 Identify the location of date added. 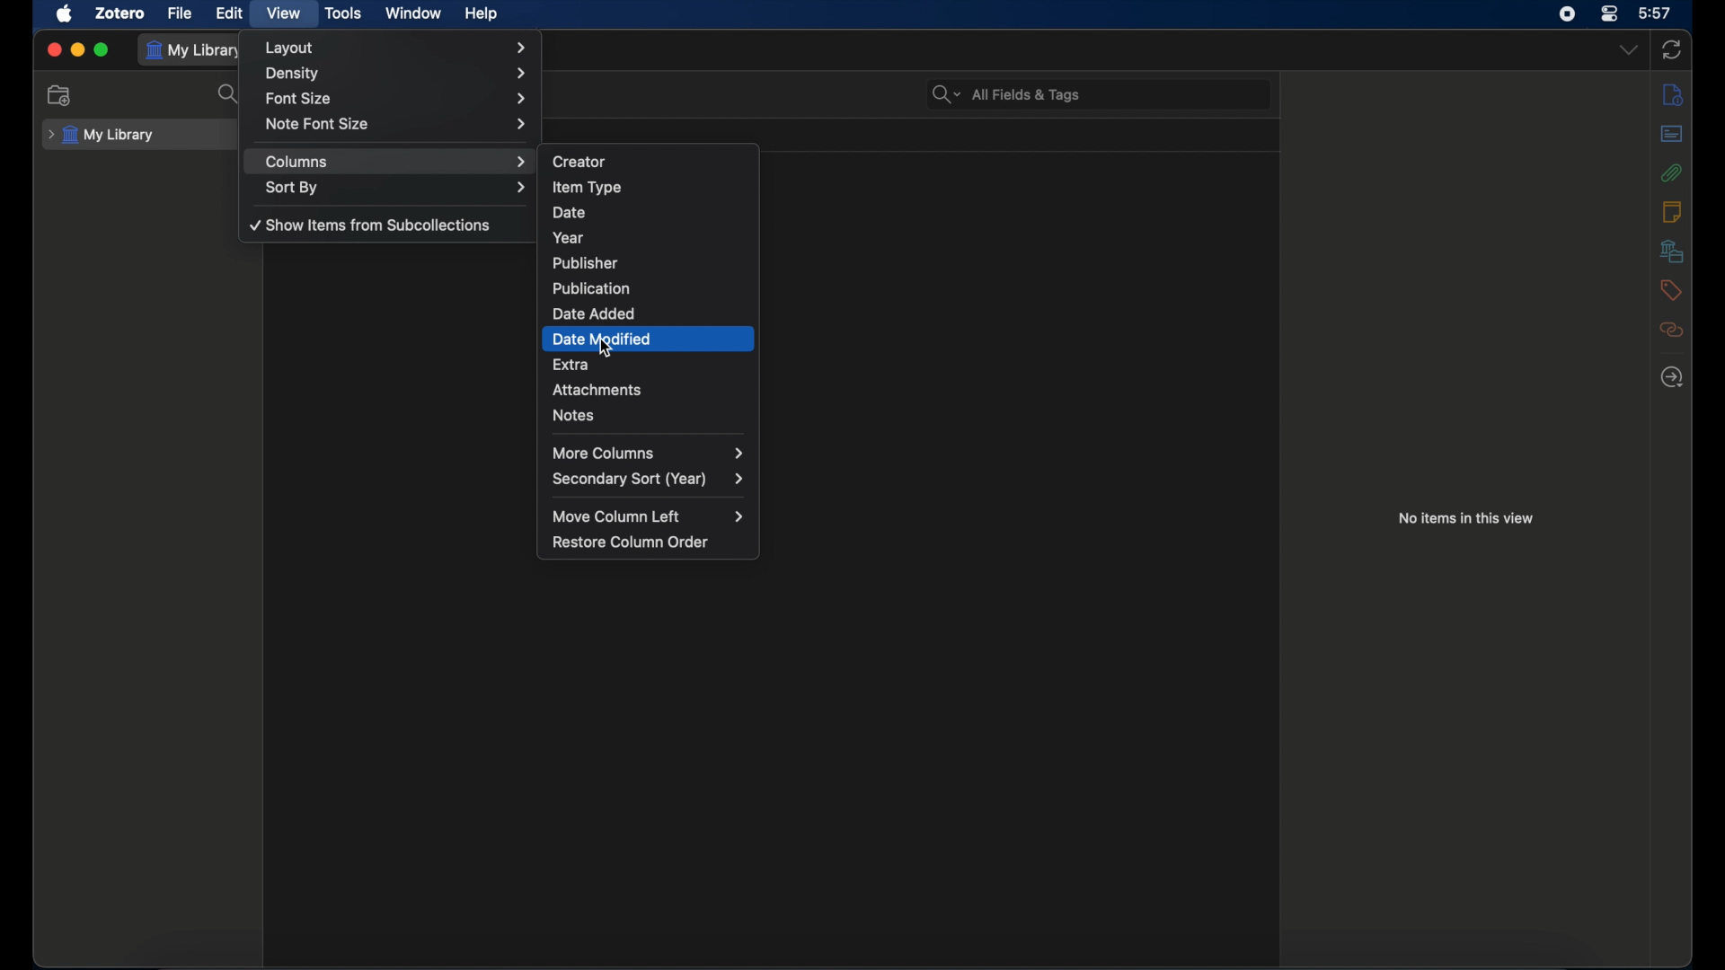
(652, 311).